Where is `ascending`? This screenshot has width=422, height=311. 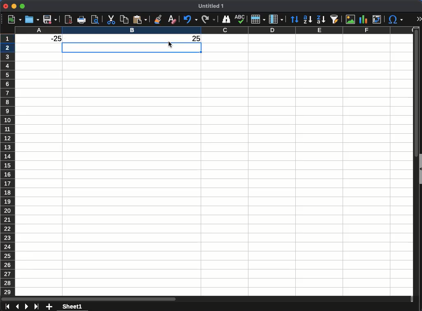 ascending is located at coordinates (308, 20).